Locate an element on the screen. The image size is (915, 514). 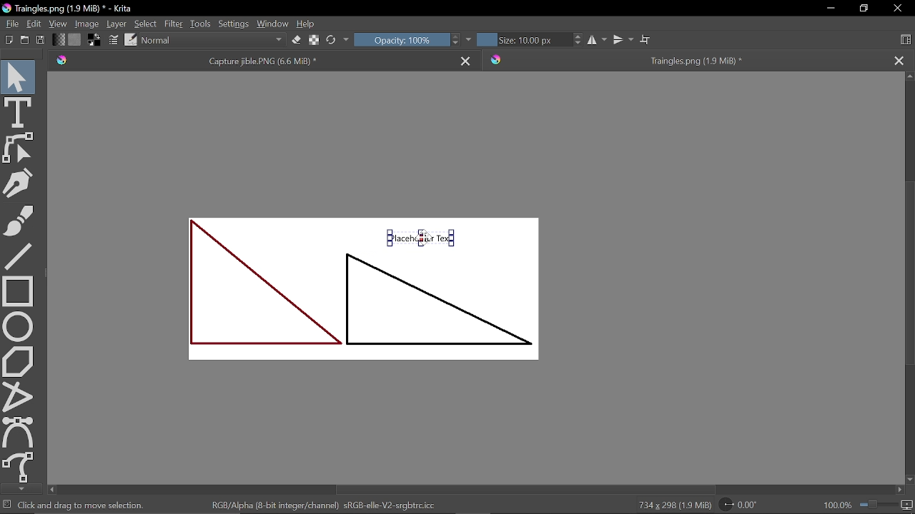
Choose brush preset is located at coordinates (130, 40).